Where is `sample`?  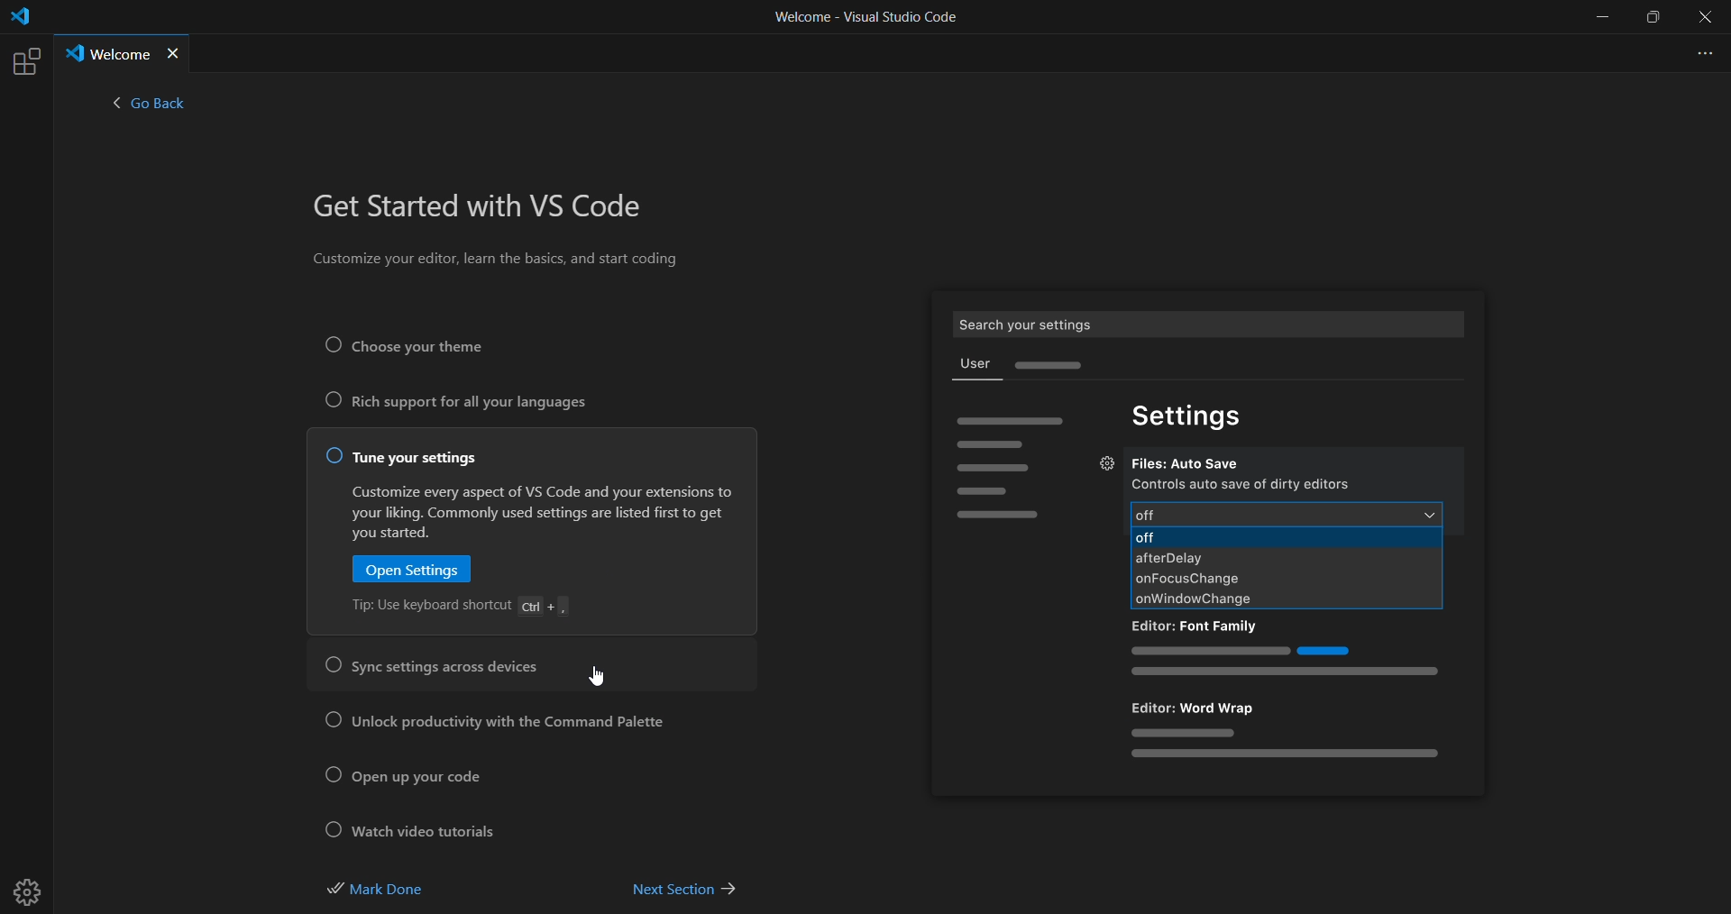
sample is located at coordinates (1303, 662).